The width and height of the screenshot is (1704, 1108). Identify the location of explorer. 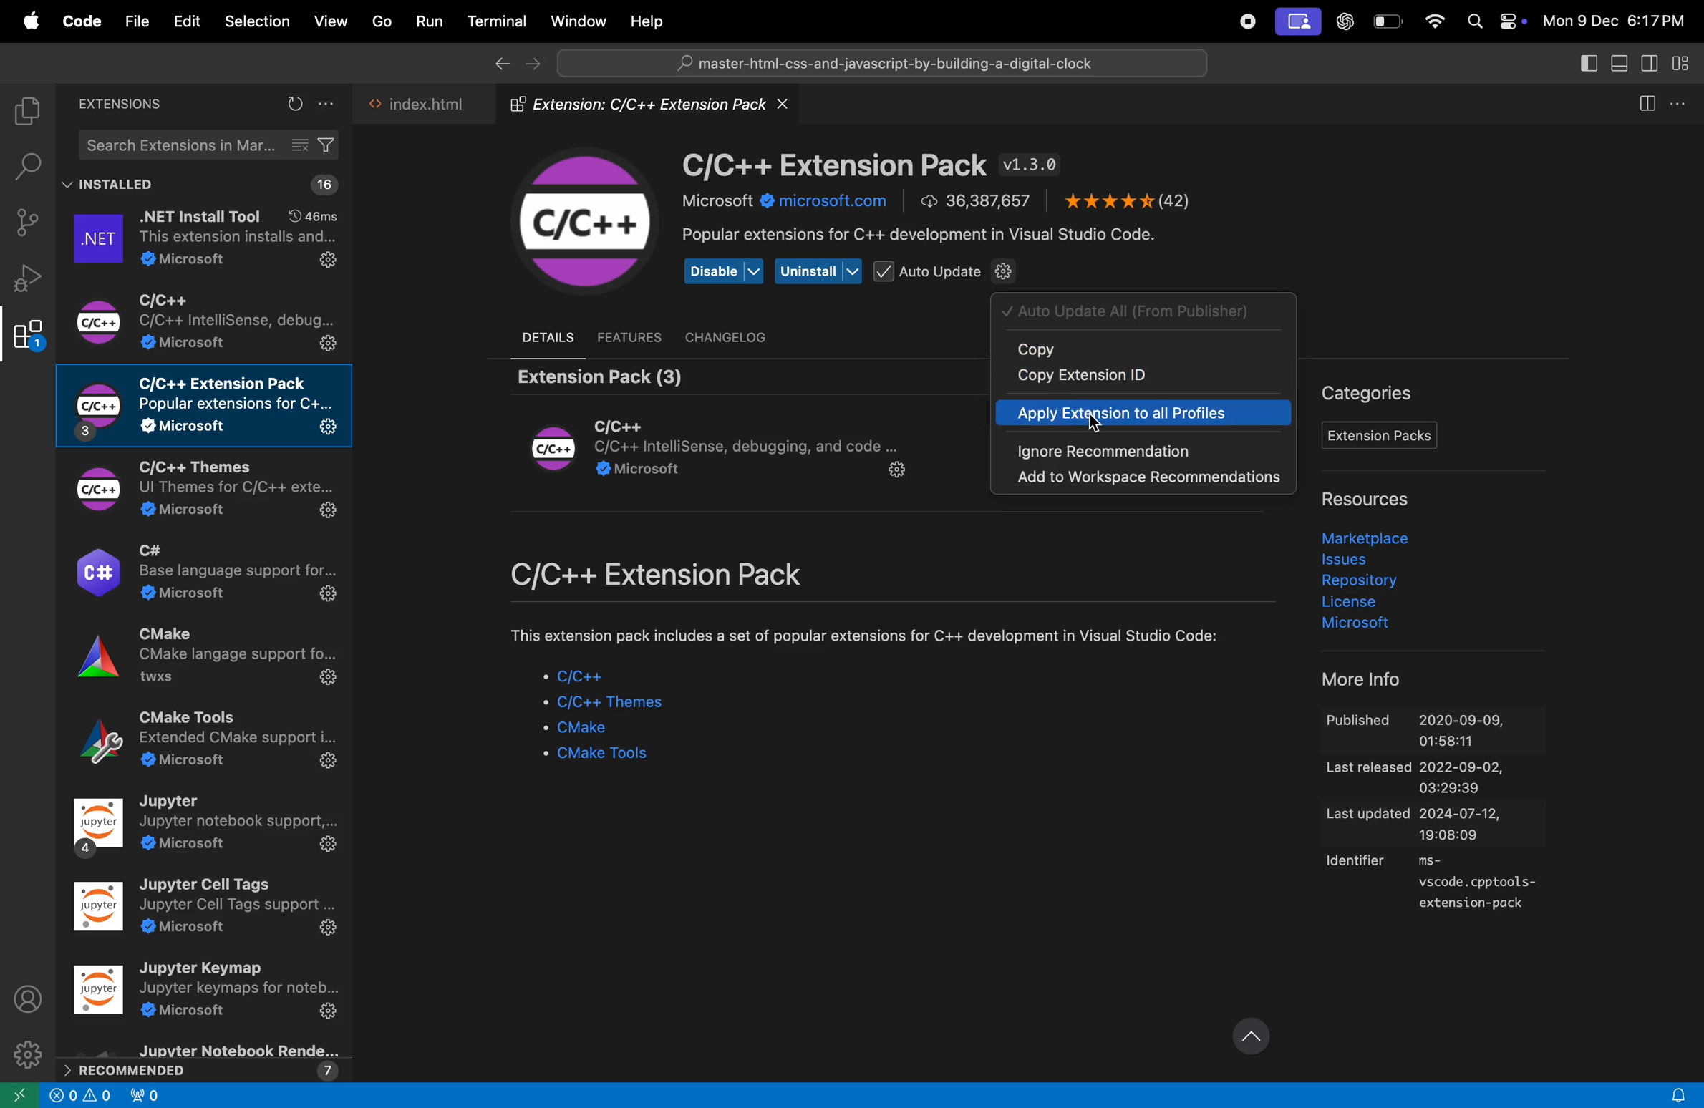
(22, 108).